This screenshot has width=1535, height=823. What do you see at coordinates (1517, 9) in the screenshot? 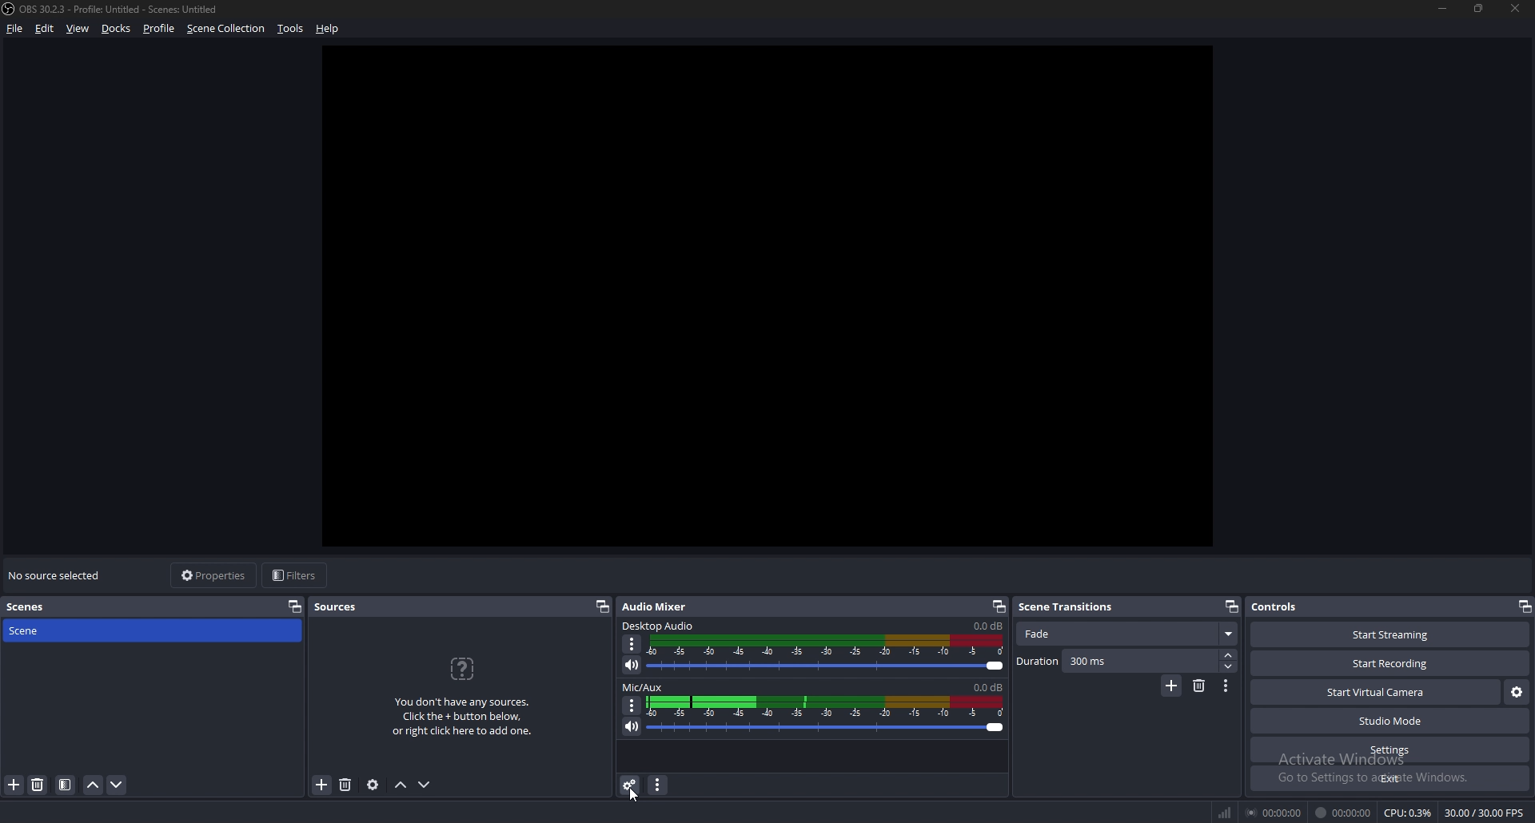
I see `close` at bounding box center [1517, 9].